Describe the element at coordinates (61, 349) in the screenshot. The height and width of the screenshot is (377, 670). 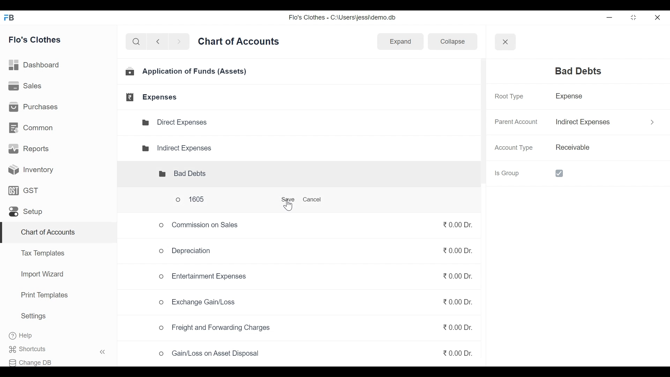
I see `Shortcuts` at that location.